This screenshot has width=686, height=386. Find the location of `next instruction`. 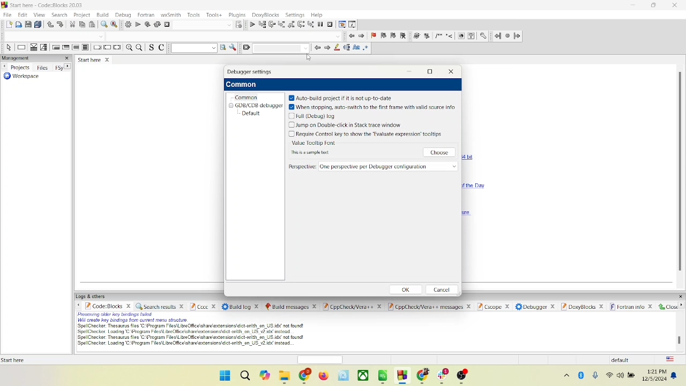

next instruction is located at coordinates (302, 24).